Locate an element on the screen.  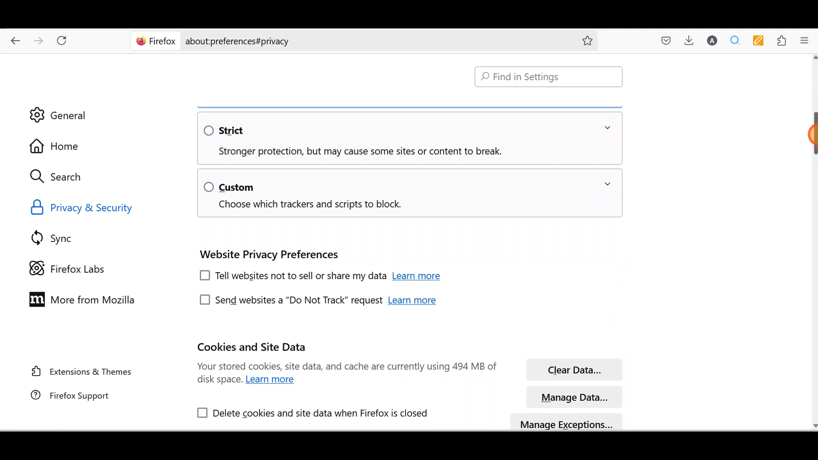
add to favorites is located at coordinates (588, 42).